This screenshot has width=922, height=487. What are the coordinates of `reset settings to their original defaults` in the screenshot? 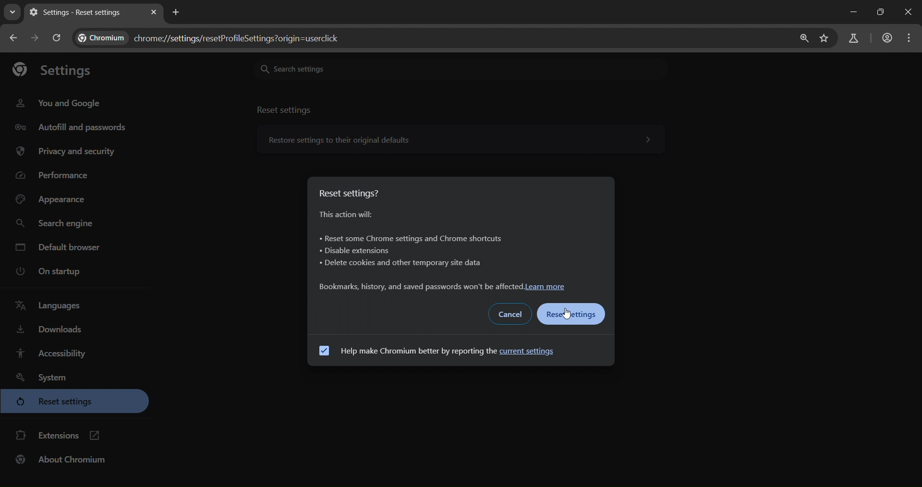 It's located at (463, 140).